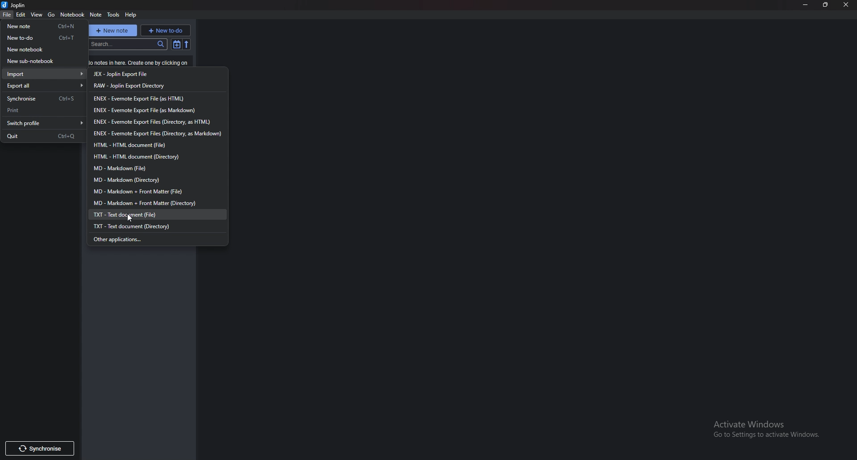 Image resolution: width=857 pixels, height=460 pixels. Describe the element at coordinates (177, 44) in the screenshot. I see `Toggle sort order` at that location.